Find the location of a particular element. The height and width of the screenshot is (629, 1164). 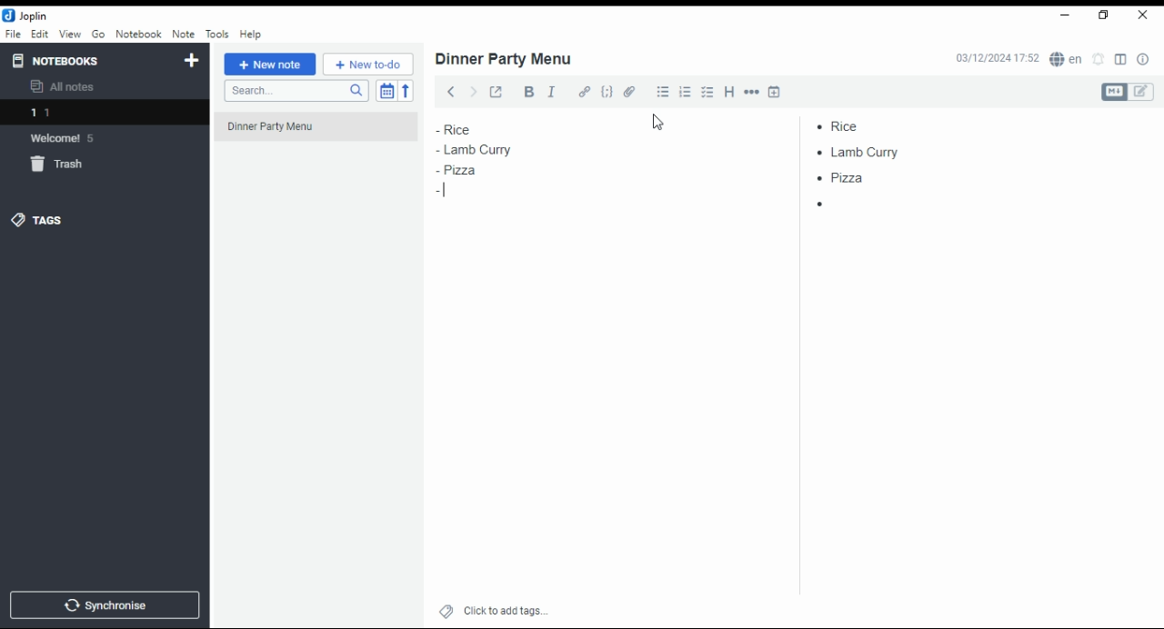

lamb curry is located at coordinates (864, 152).